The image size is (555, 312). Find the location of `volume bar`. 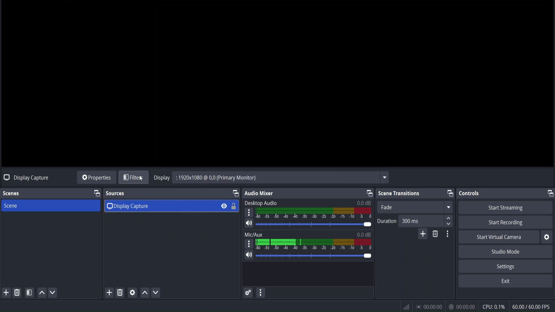

volume bar is located at coordinates (314, 225).